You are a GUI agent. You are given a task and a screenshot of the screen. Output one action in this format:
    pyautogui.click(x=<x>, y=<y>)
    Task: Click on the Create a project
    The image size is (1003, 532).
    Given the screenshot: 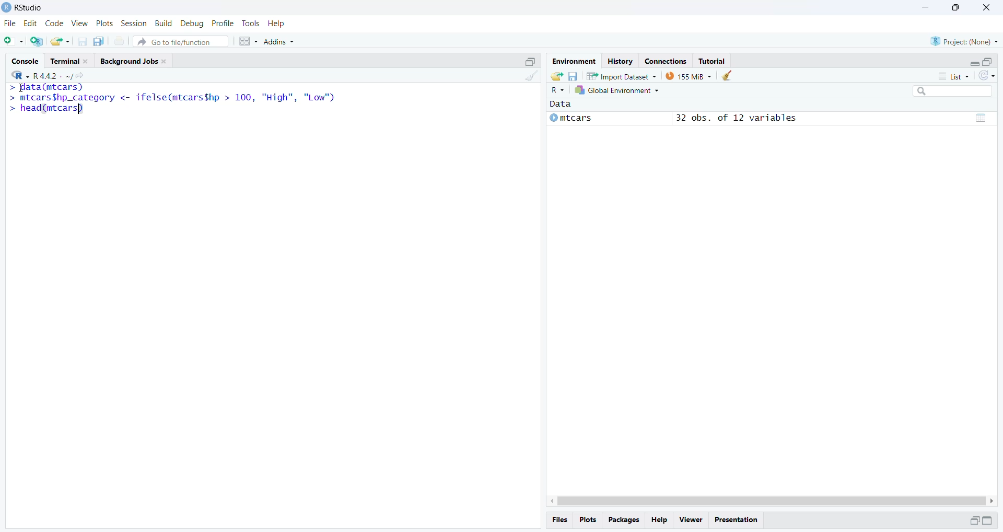 What is the action you would take?
    pyautogui.click(x=37, y=41)
    